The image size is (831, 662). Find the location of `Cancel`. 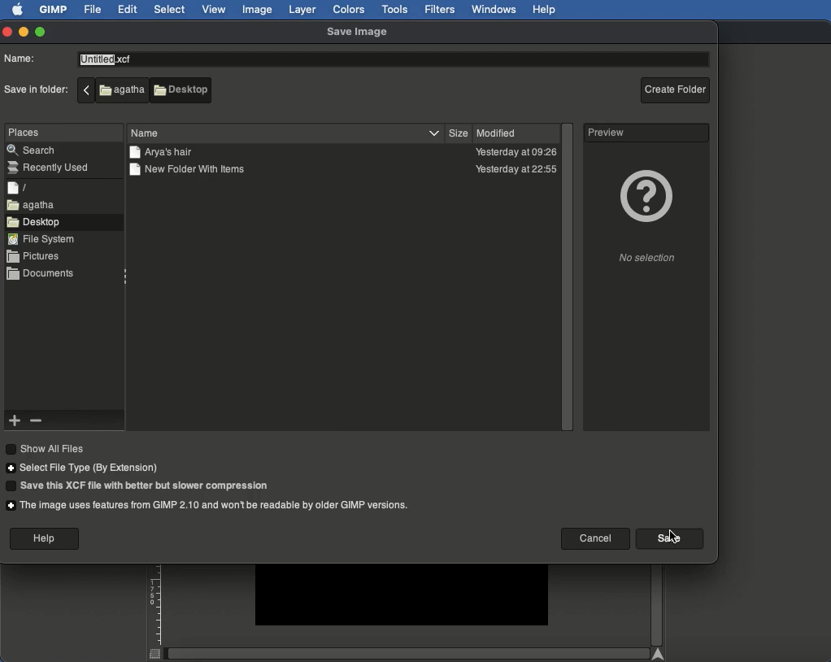

Cancel is located at coordinates (594, 538).